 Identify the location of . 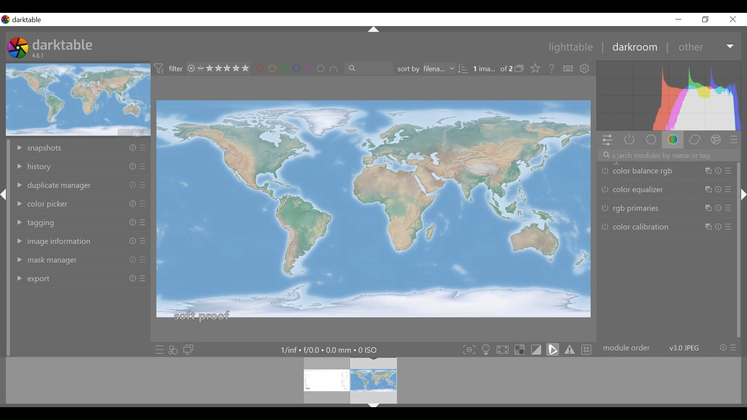
(710, 208).